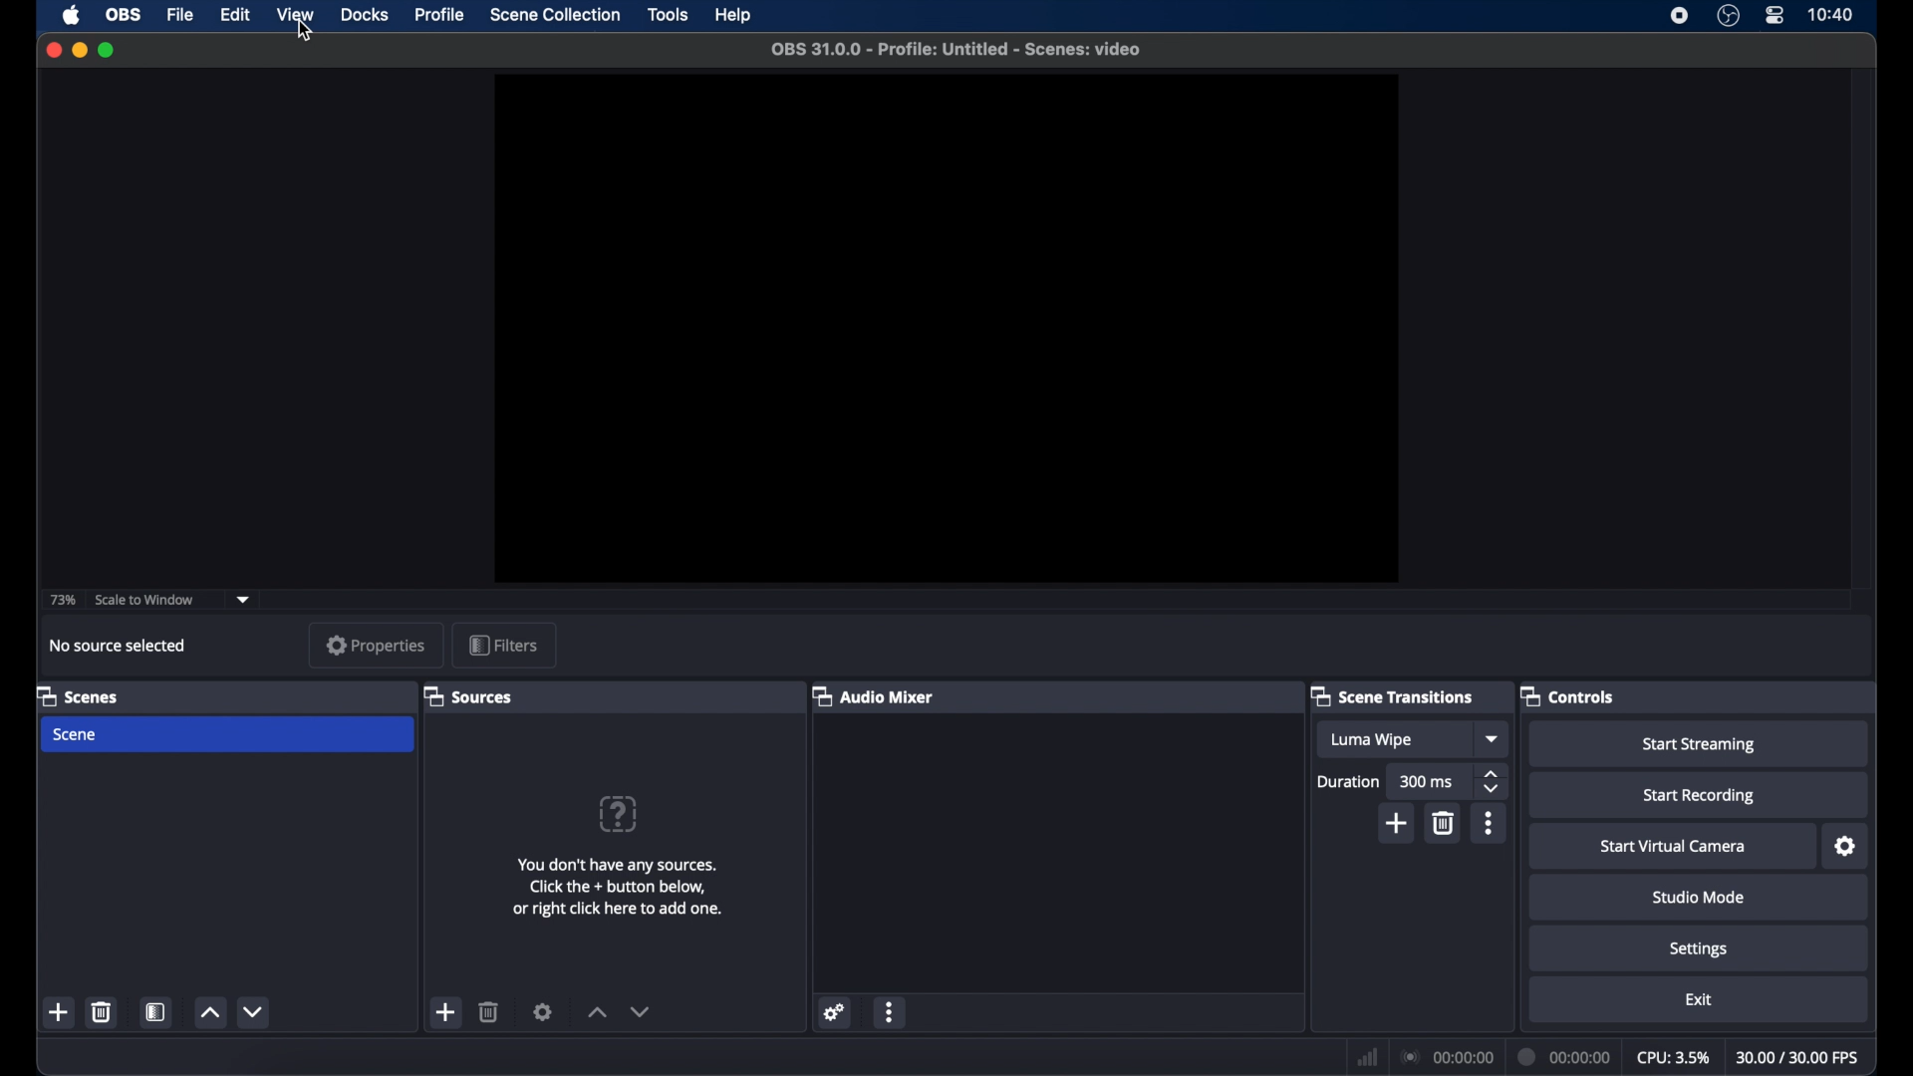 This screenshot has width=1913, height=1076. Describe the element at coordinates (234, 15) in the screenshot. I see `edit` at that location.